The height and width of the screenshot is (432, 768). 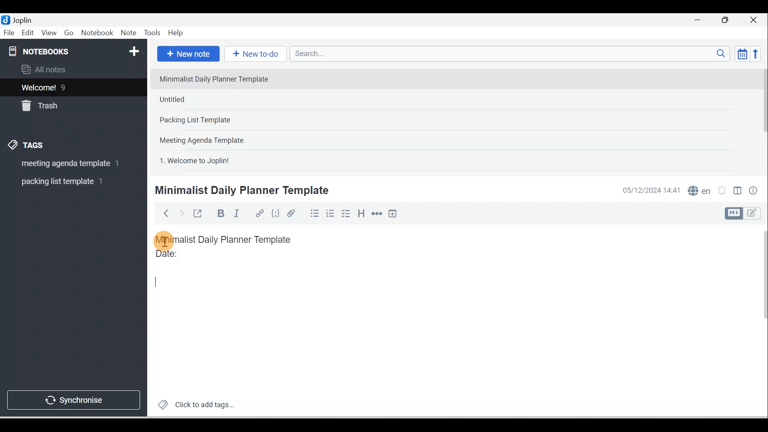 I want to click on Set alarm, so click(x=721, y=191).